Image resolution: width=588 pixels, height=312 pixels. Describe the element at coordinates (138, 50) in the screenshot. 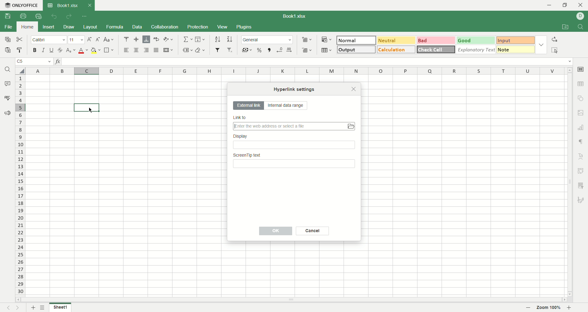

I see `align center` at that location.